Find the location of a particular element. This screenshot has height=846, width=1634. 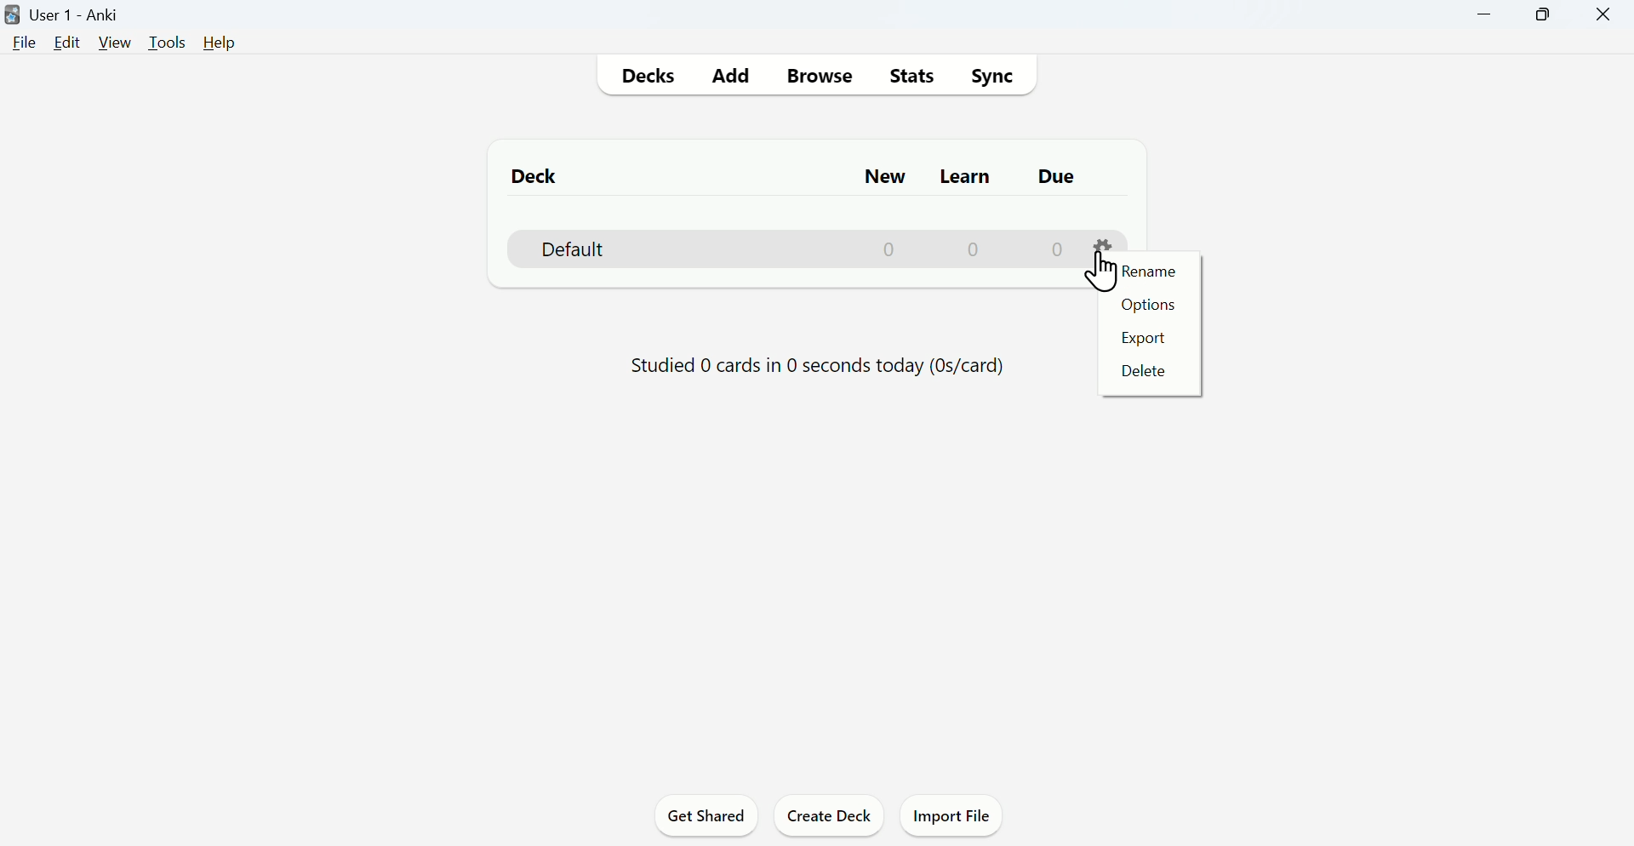

Deck is located at coordinates (822, 249).